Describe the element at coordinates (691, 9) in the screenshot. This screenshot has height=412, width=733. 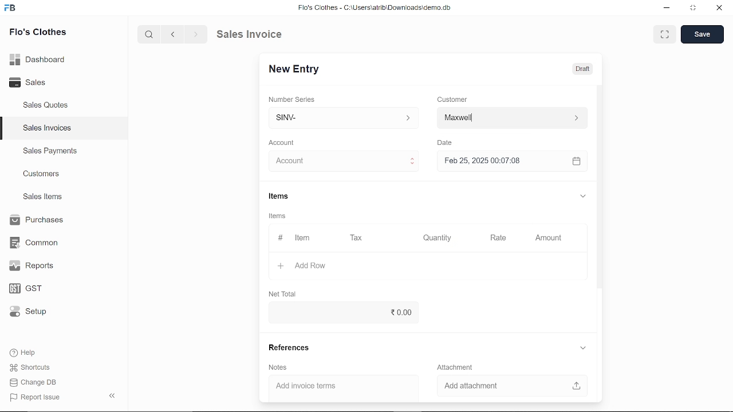
I see `restore down` at that location.